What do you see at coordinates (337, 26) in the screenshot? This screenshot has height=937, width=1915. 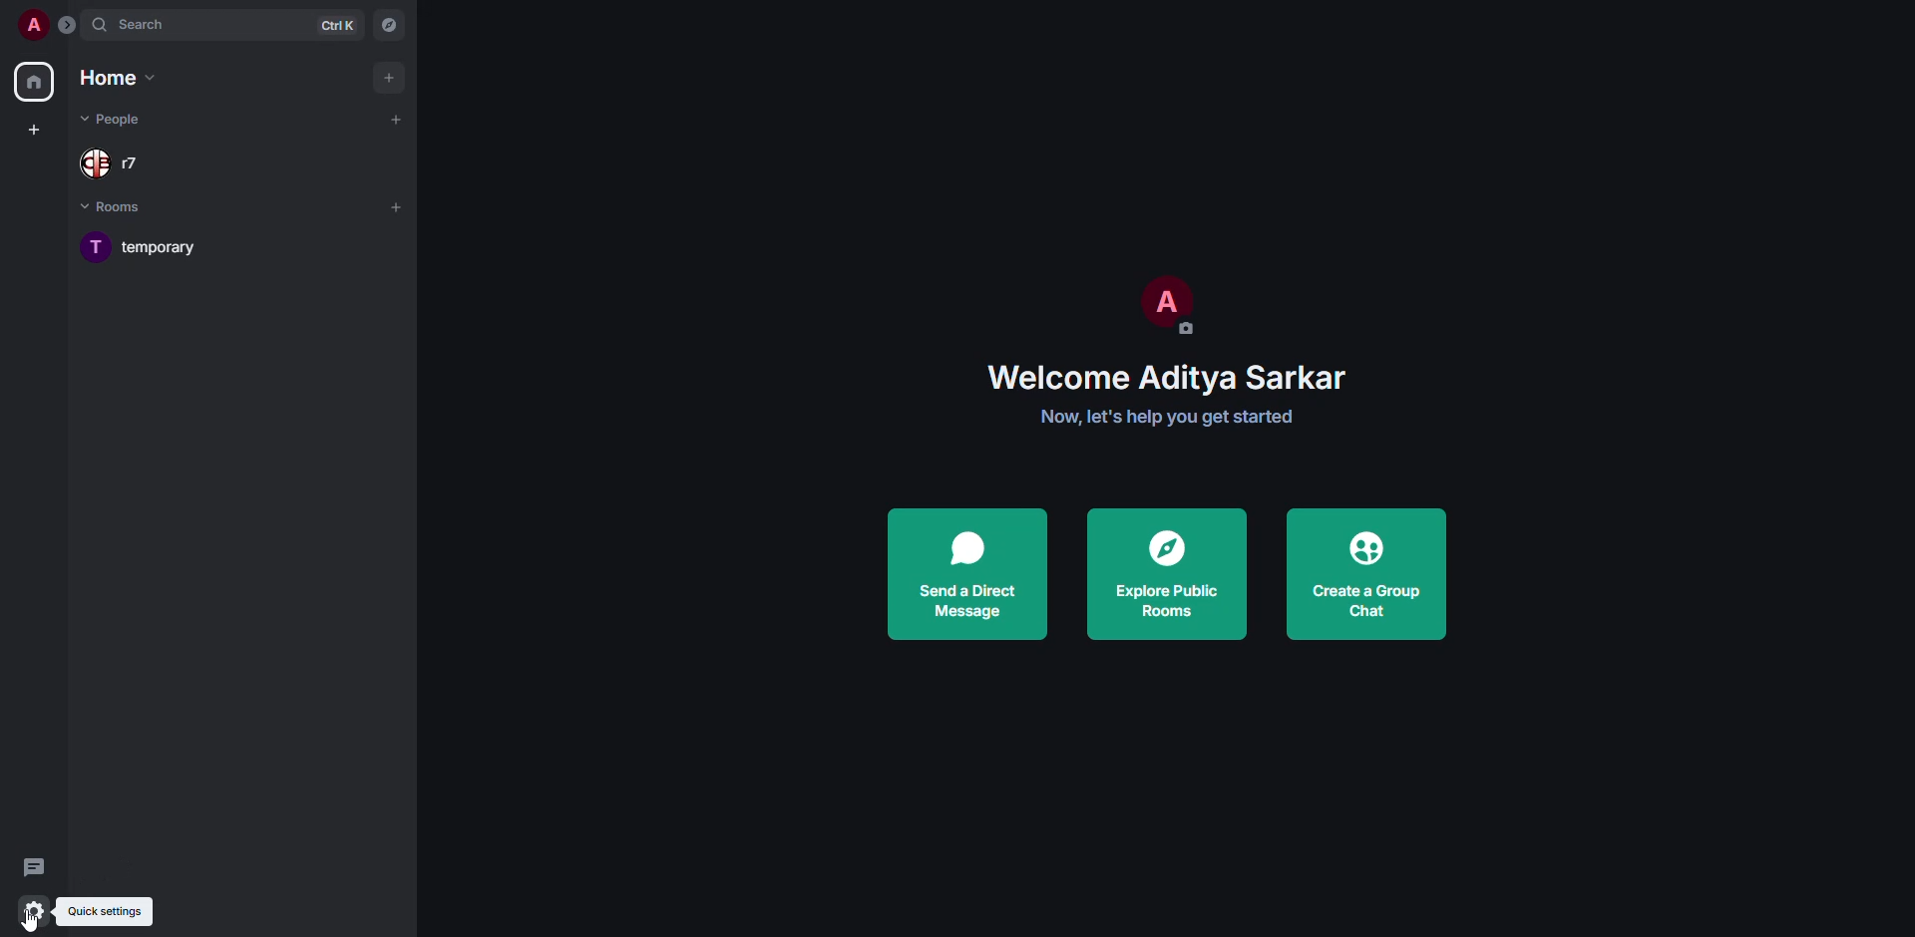 I see `ctrl K` at bounding box center [337, 26].